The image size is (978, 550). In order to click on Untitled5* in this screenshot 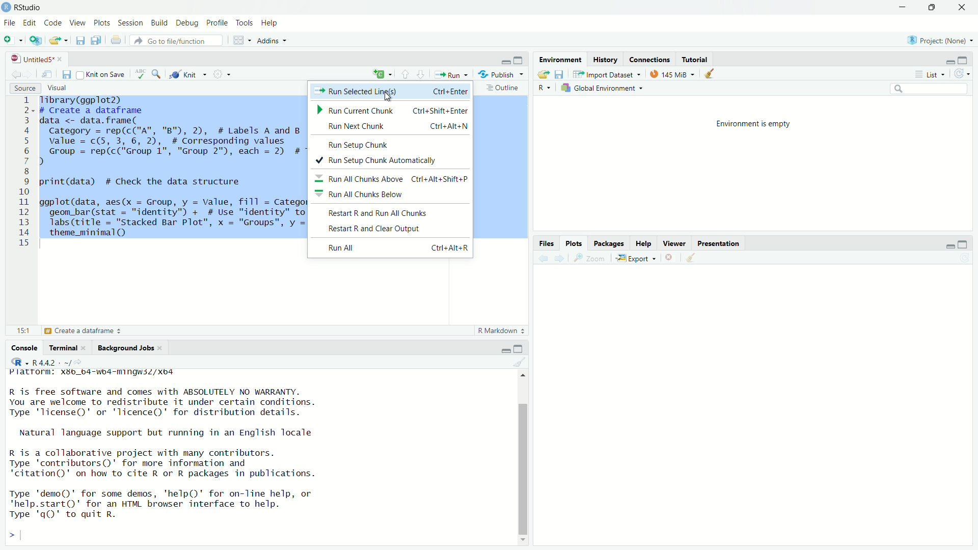, I will do `click(35, 58)`.